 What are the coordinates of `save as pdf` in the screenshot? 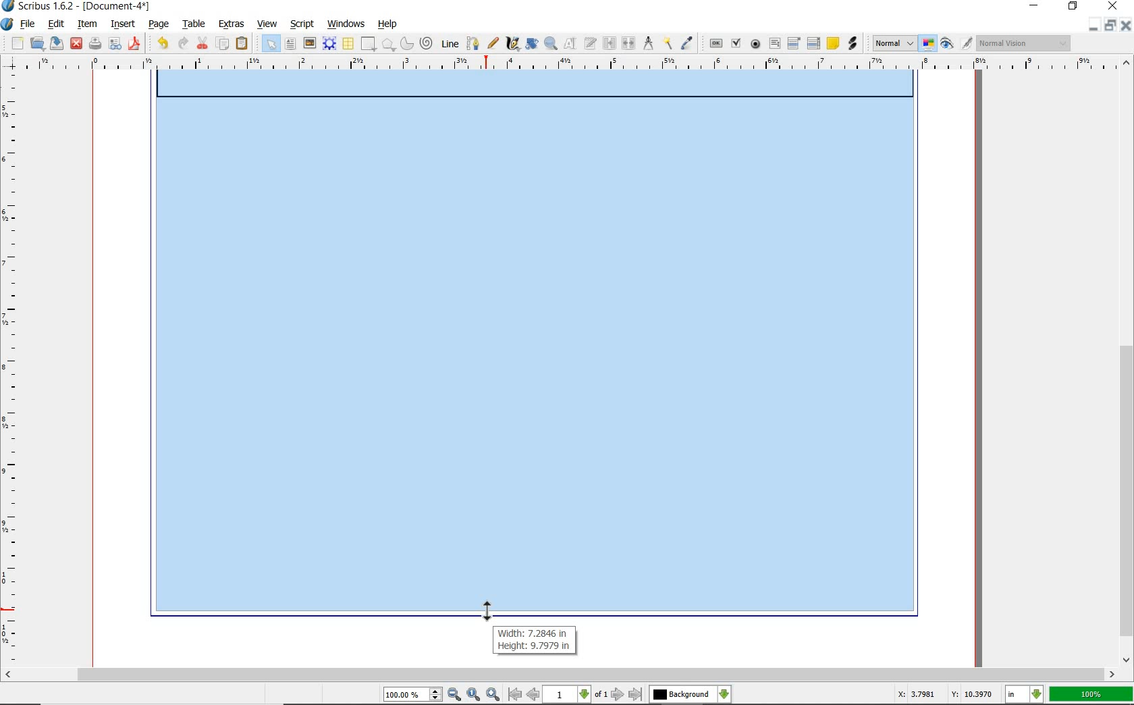 It's located at (135, 43).